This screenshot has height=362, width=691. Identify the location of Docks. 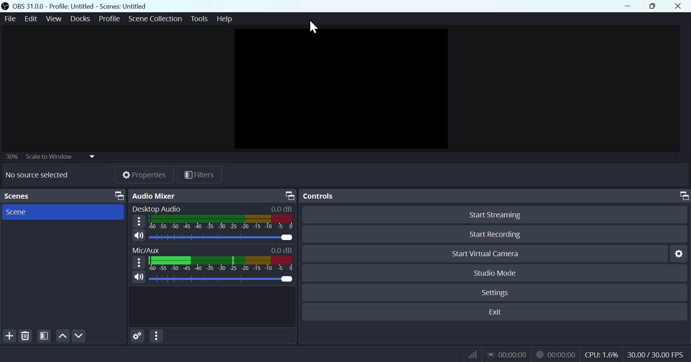
(80, 18).